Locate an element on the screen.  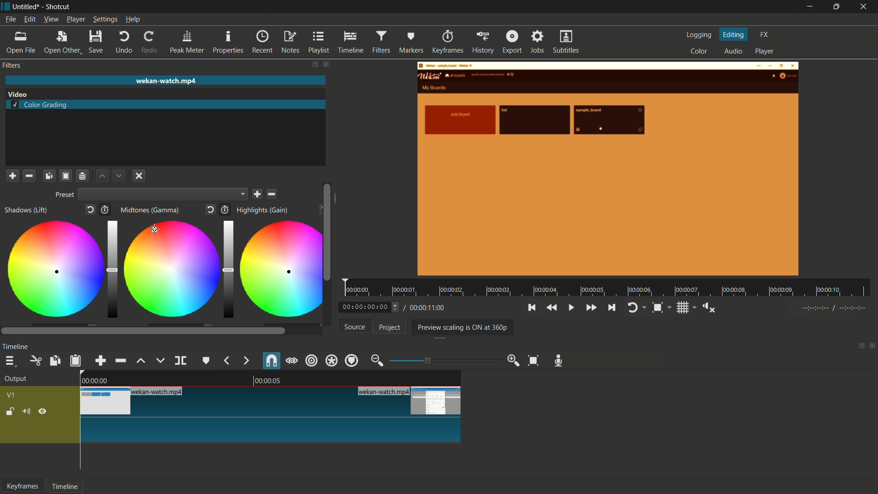
player menu is located at coordinates (75, 19).